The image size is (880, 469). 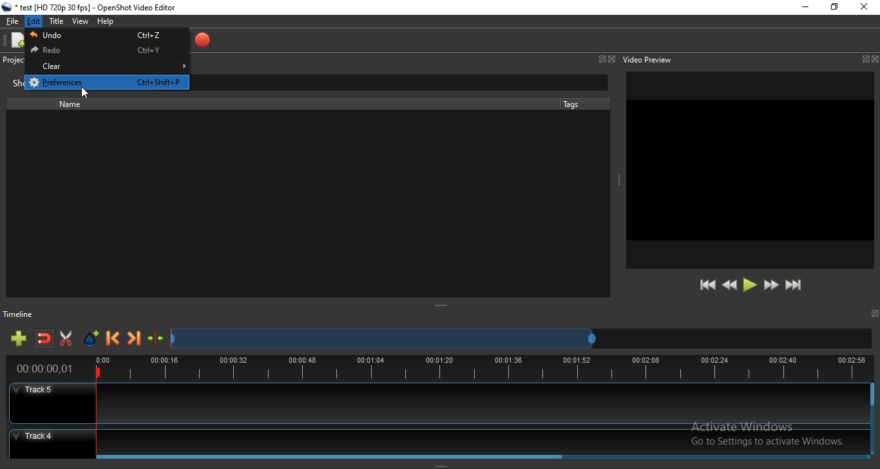 I want to click on Restore, so click(x=834, y=7).